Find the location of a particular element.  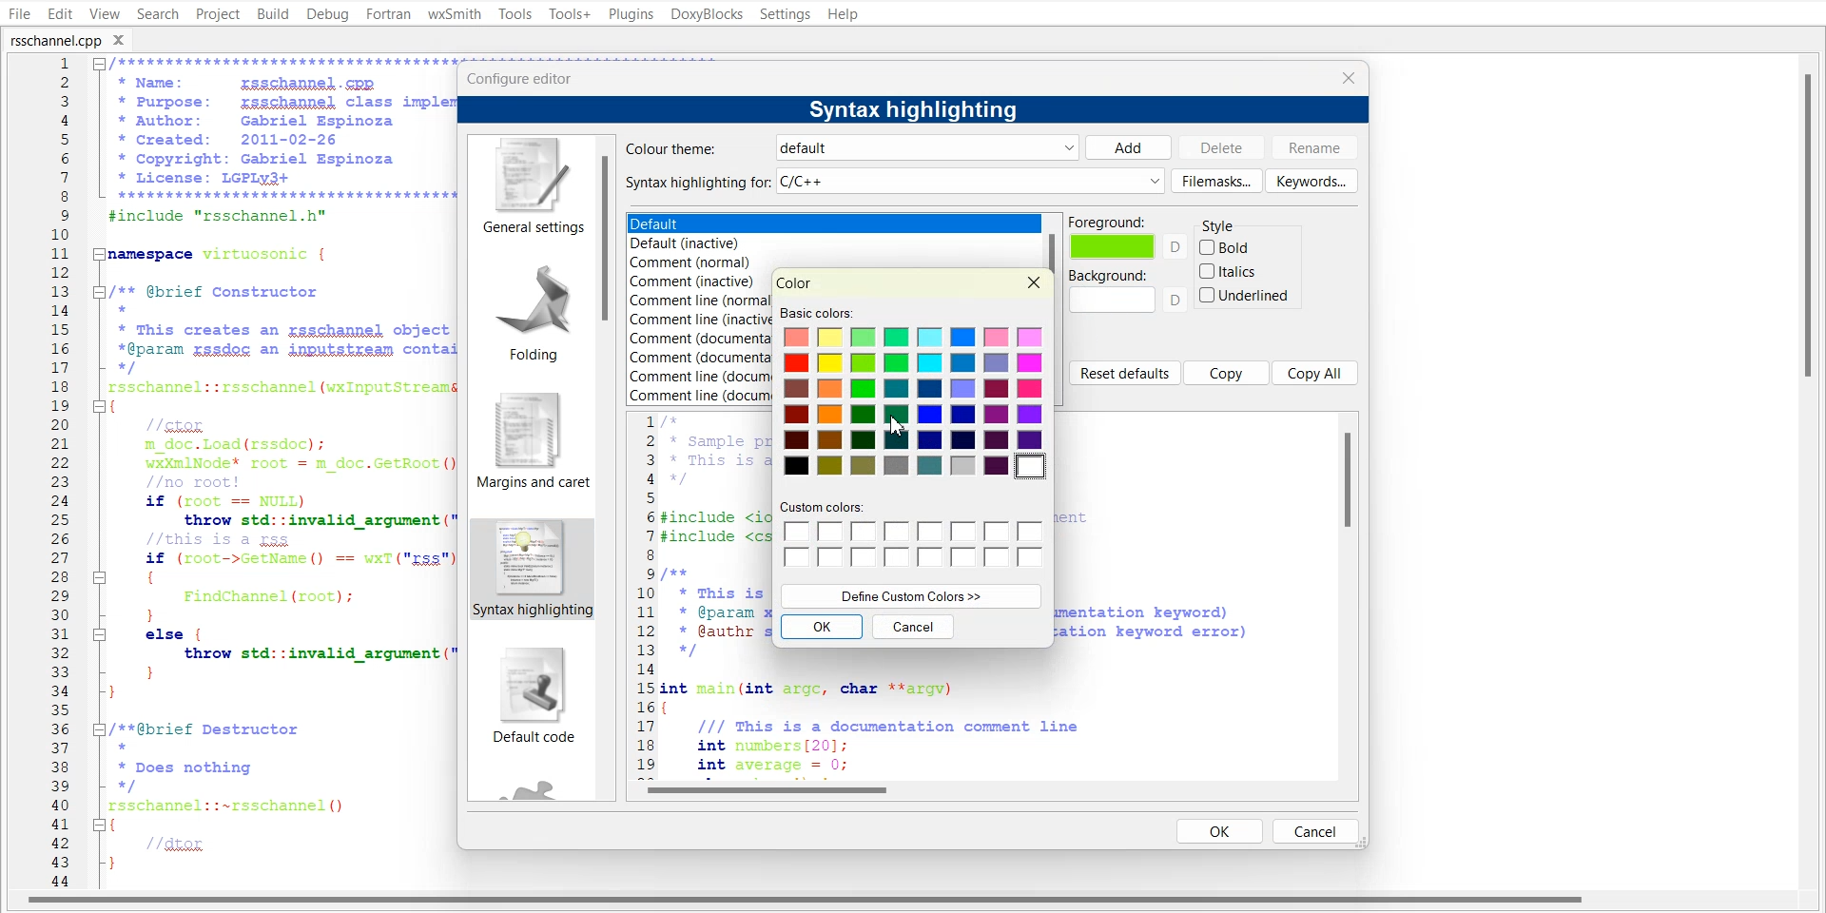

Vertical scroll bar is located at coordinates (1349, 594).